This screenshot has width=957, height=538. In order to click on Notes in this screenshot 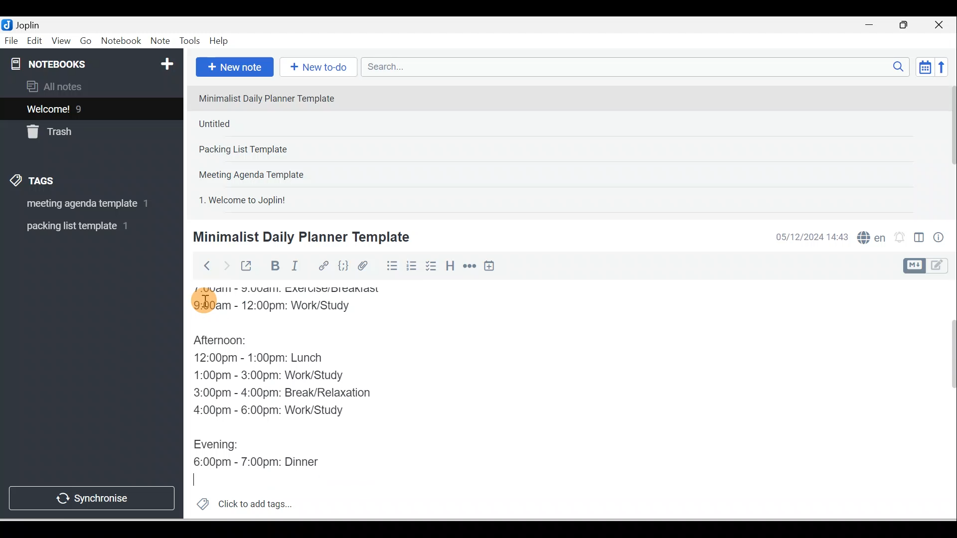, I will do `click(84, 107)`.